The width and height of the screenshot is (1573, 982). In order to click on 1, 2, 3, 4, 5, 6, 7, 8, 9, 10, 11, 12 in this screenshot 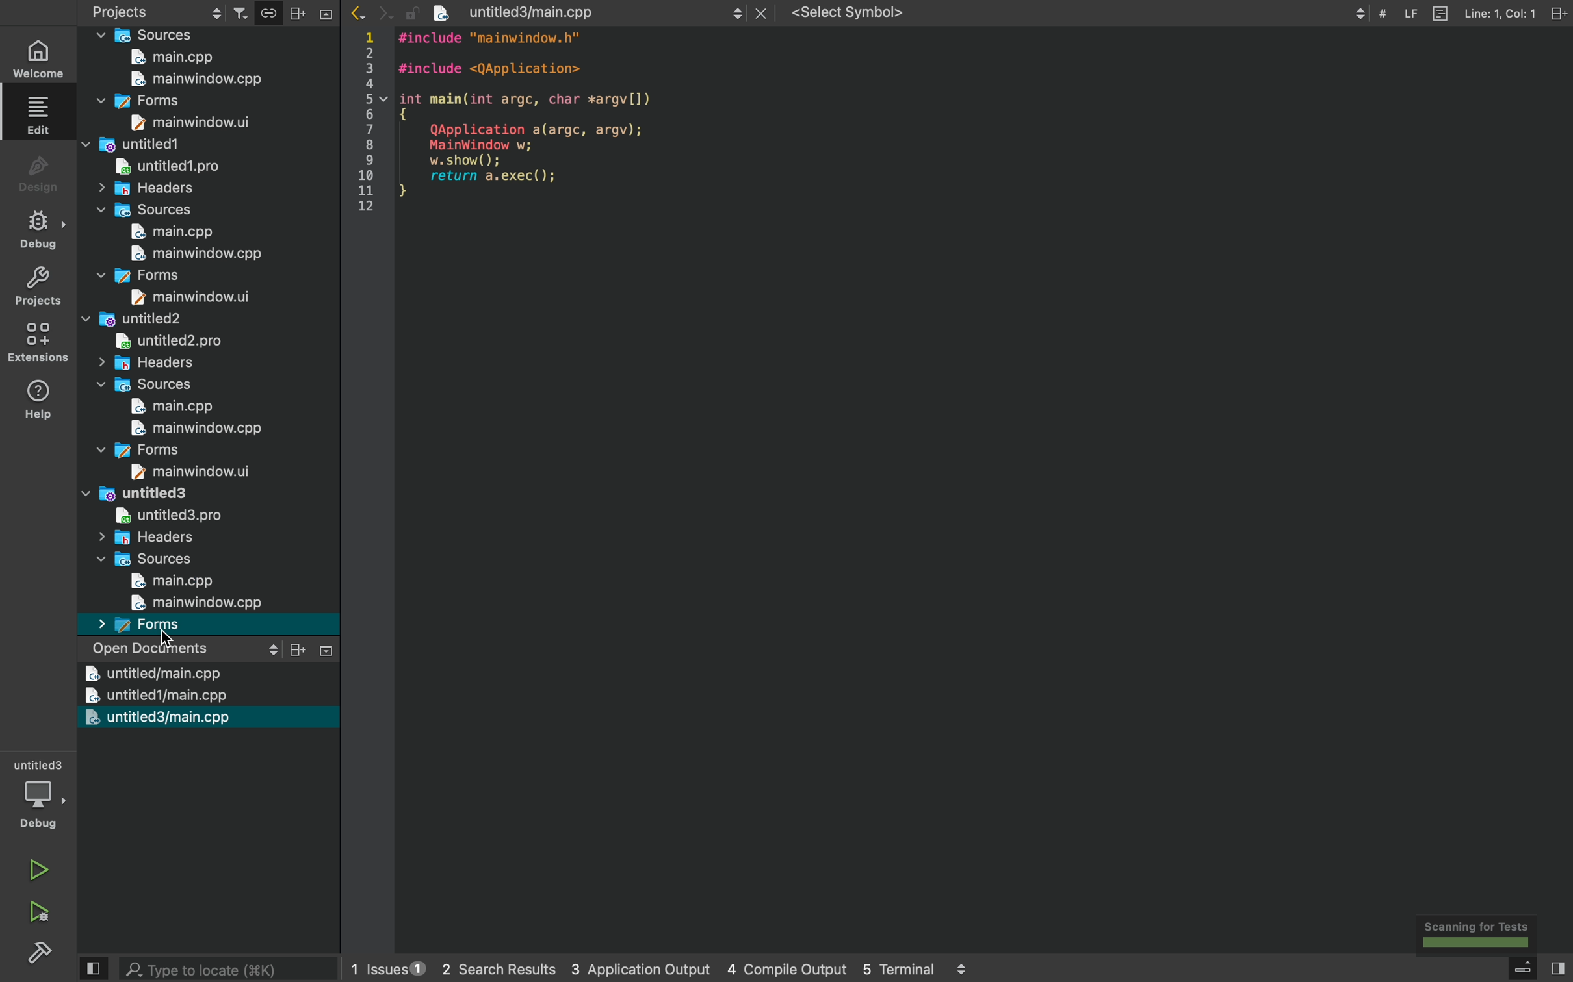, I will do `click(368, 125)`.